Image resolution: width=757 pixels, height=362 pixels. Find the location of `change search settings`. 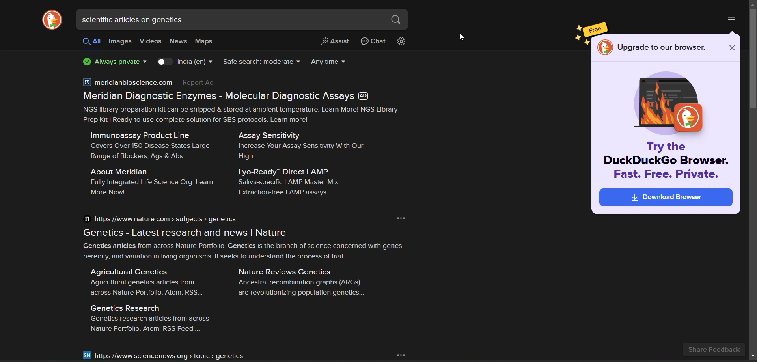

change search settings is located at coordinates (401, 42).